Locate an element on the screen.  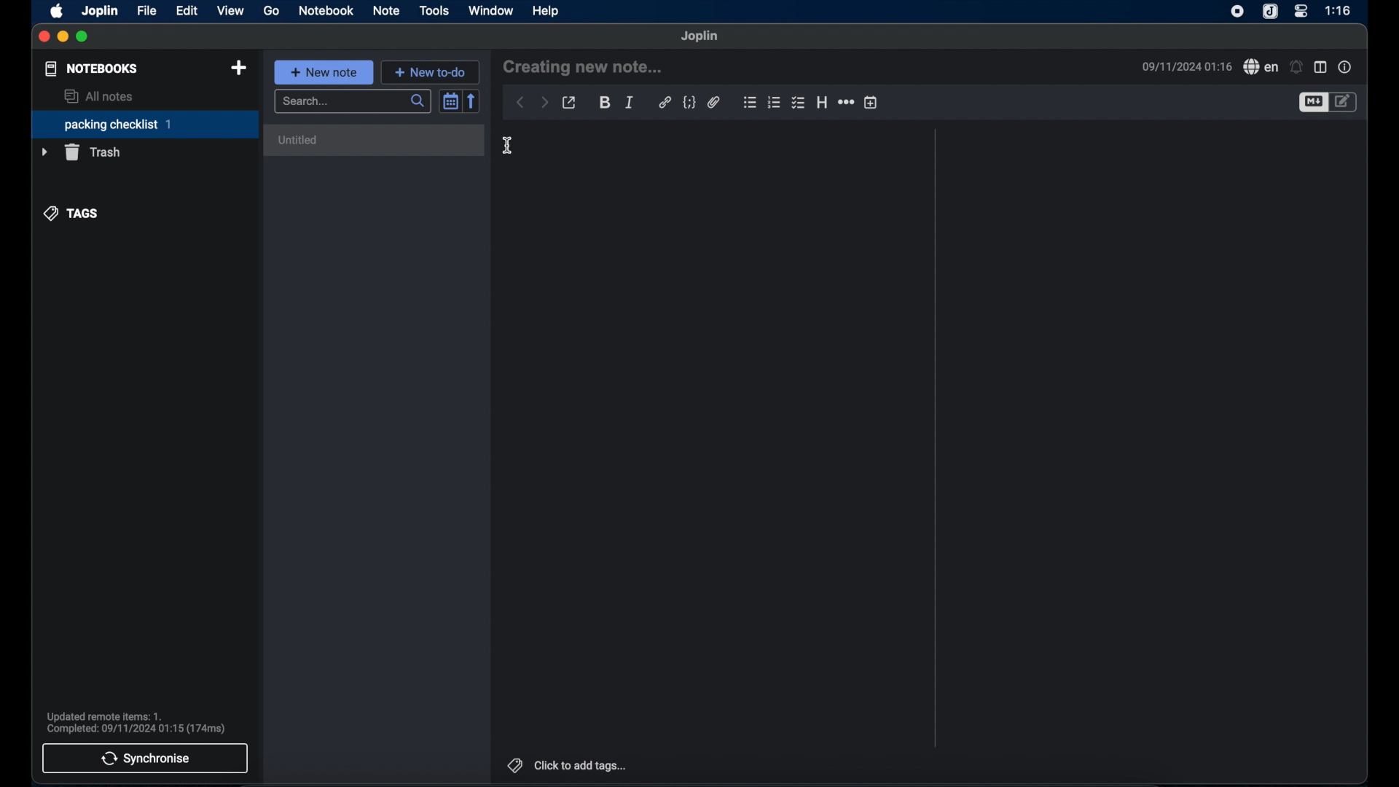
Updated remote items: 1.
Completed: 09/11/2024 01:15 (174ms) is located at coordinates (138, 720).